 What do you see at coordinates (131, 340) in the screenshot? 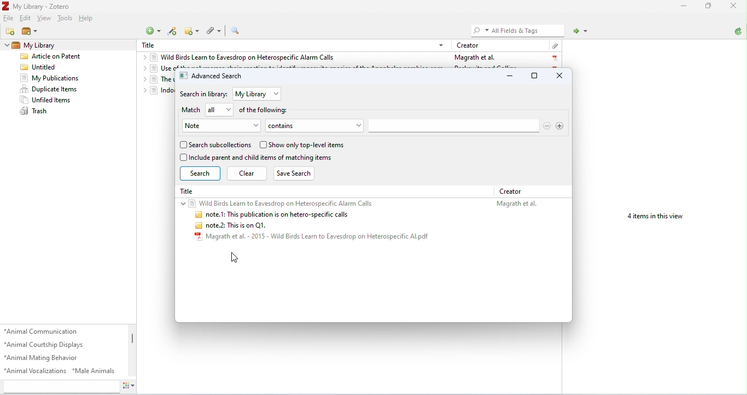
I see `vertical scroll bar` at bounding box center [131, 340].